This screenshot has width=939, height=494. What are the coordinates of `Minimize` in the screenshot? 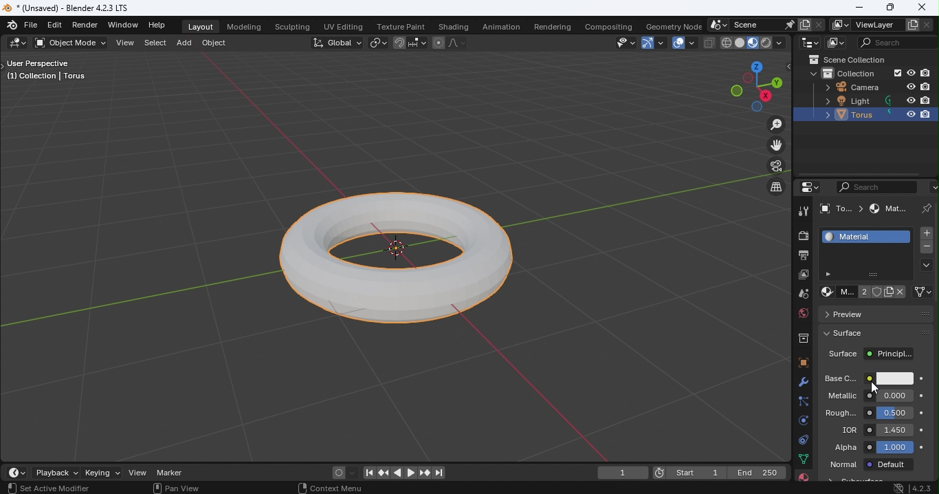 It's located at (858, 8).